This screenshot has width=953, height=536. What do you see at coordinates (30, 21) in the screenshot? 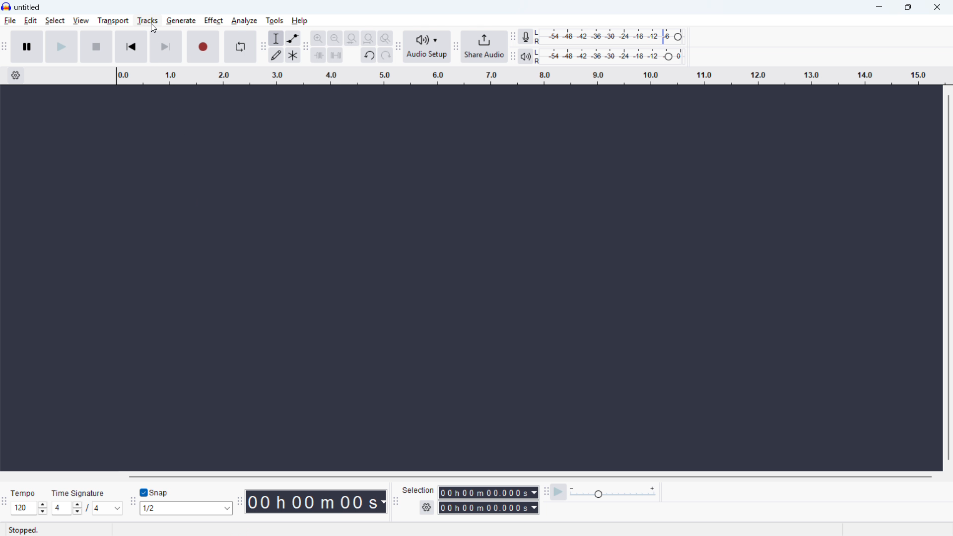
I see `Edit ` at bounding box center [30, 21].